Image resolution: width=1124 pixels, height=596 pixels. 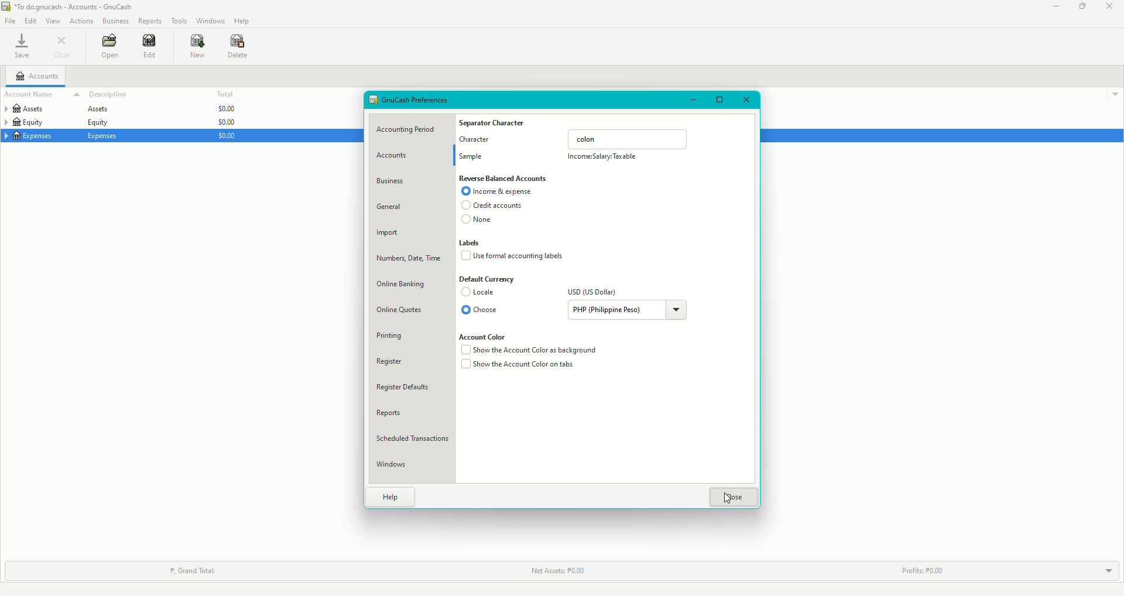 I want to click on Printing, so click(x=395, y=333).